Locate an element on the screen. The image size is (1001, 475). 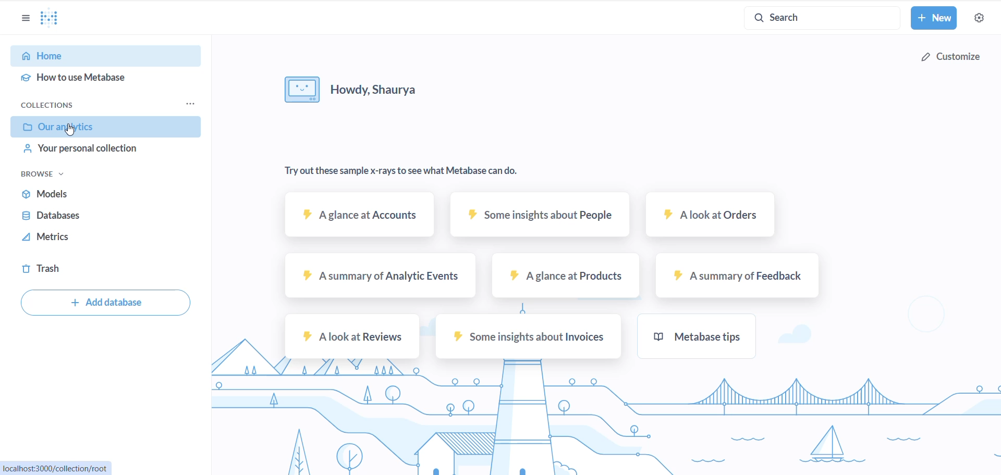
some insights about people is located at coordinates (541, 215).